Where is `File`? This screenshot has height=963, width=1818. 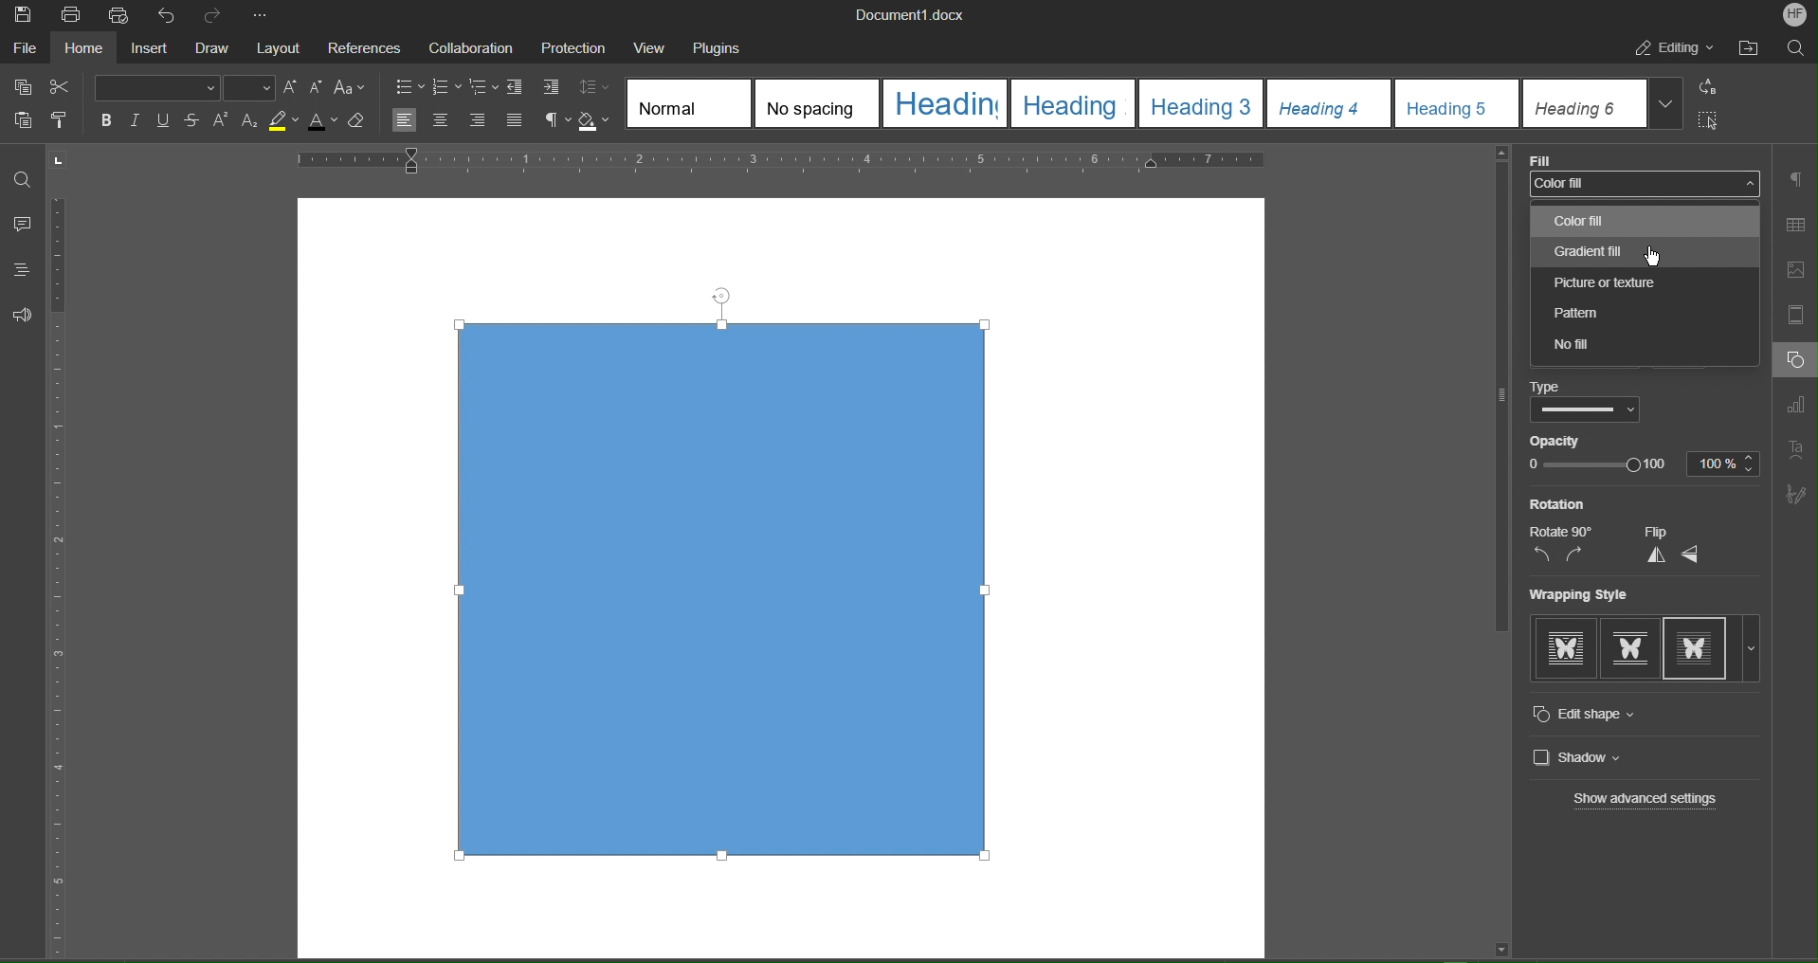
File is located at coordinates (25, 46).